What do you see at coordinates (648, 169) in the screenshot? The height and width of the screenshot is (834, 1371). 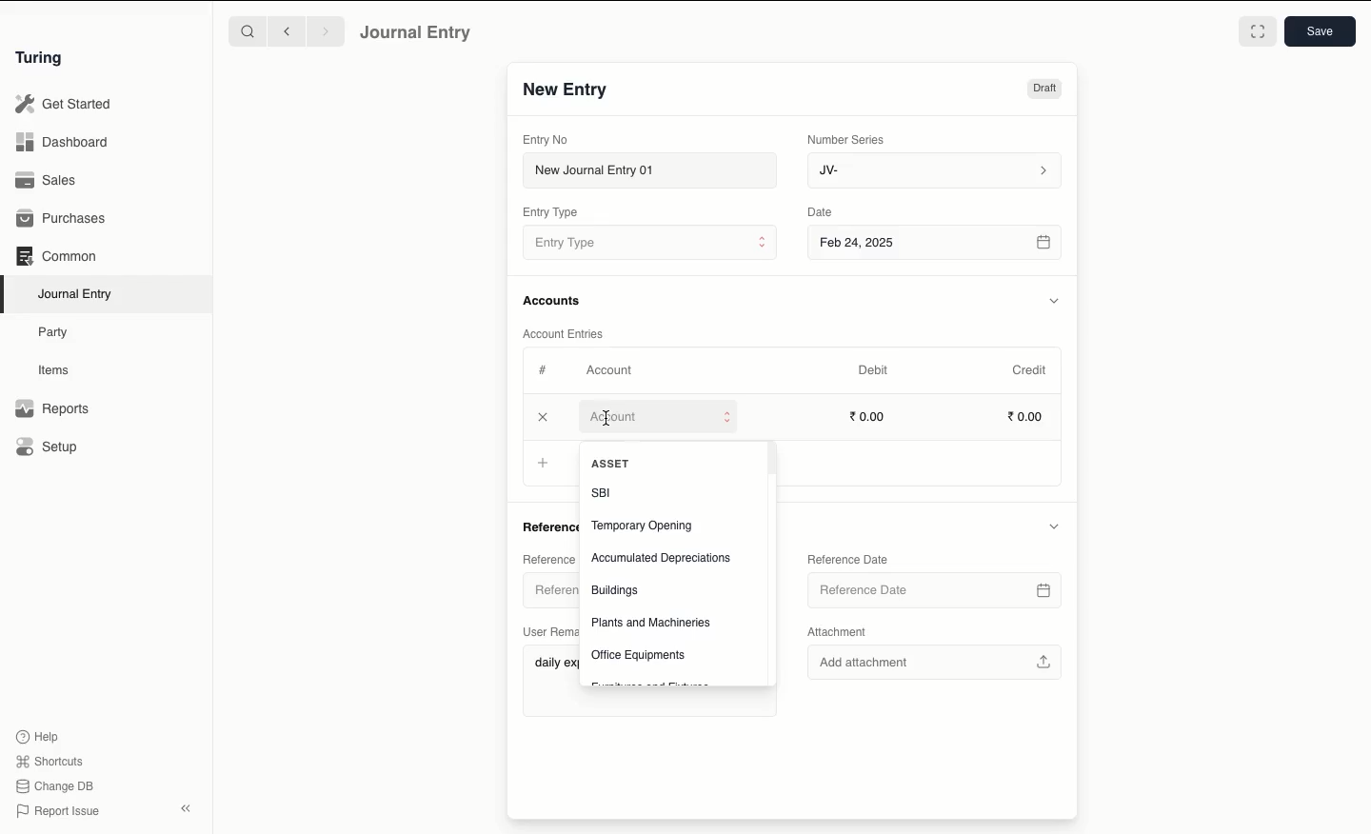 I see `New Journal Entry 01` at bounding box center [648, 169].